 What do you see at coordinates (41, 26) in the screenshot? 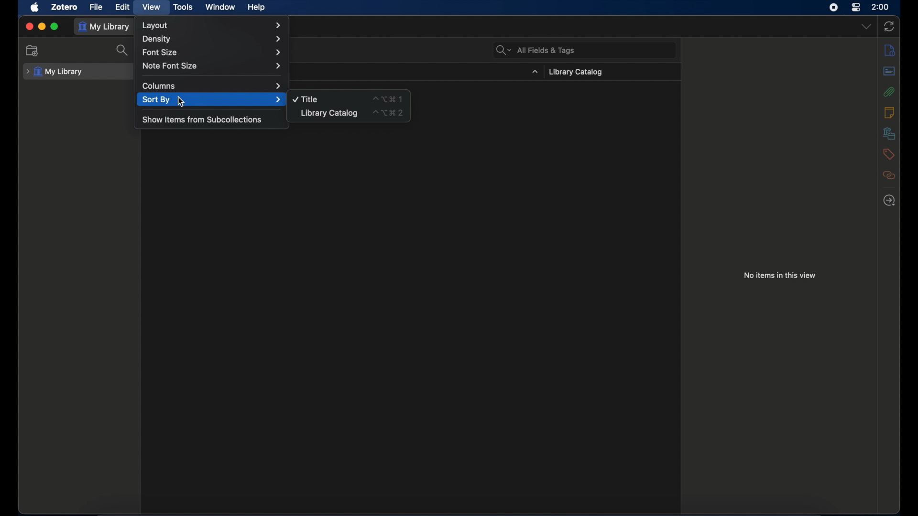
I see `minimize` at bounding box center [41, 26].